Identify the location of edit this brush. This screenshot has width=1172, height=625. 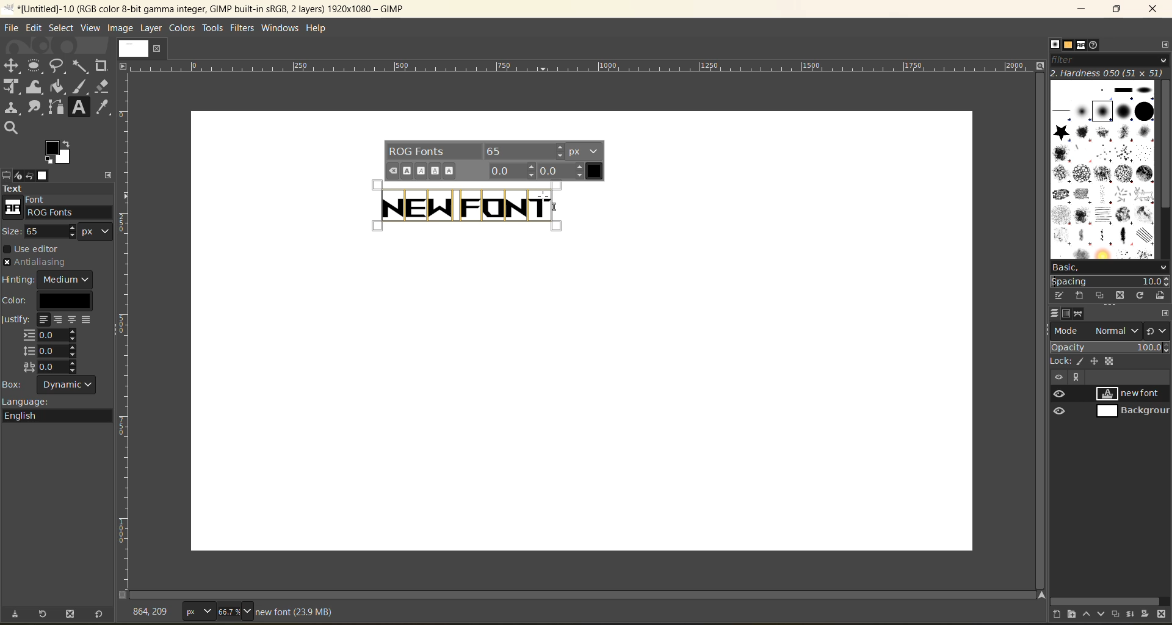
(1062, 294).